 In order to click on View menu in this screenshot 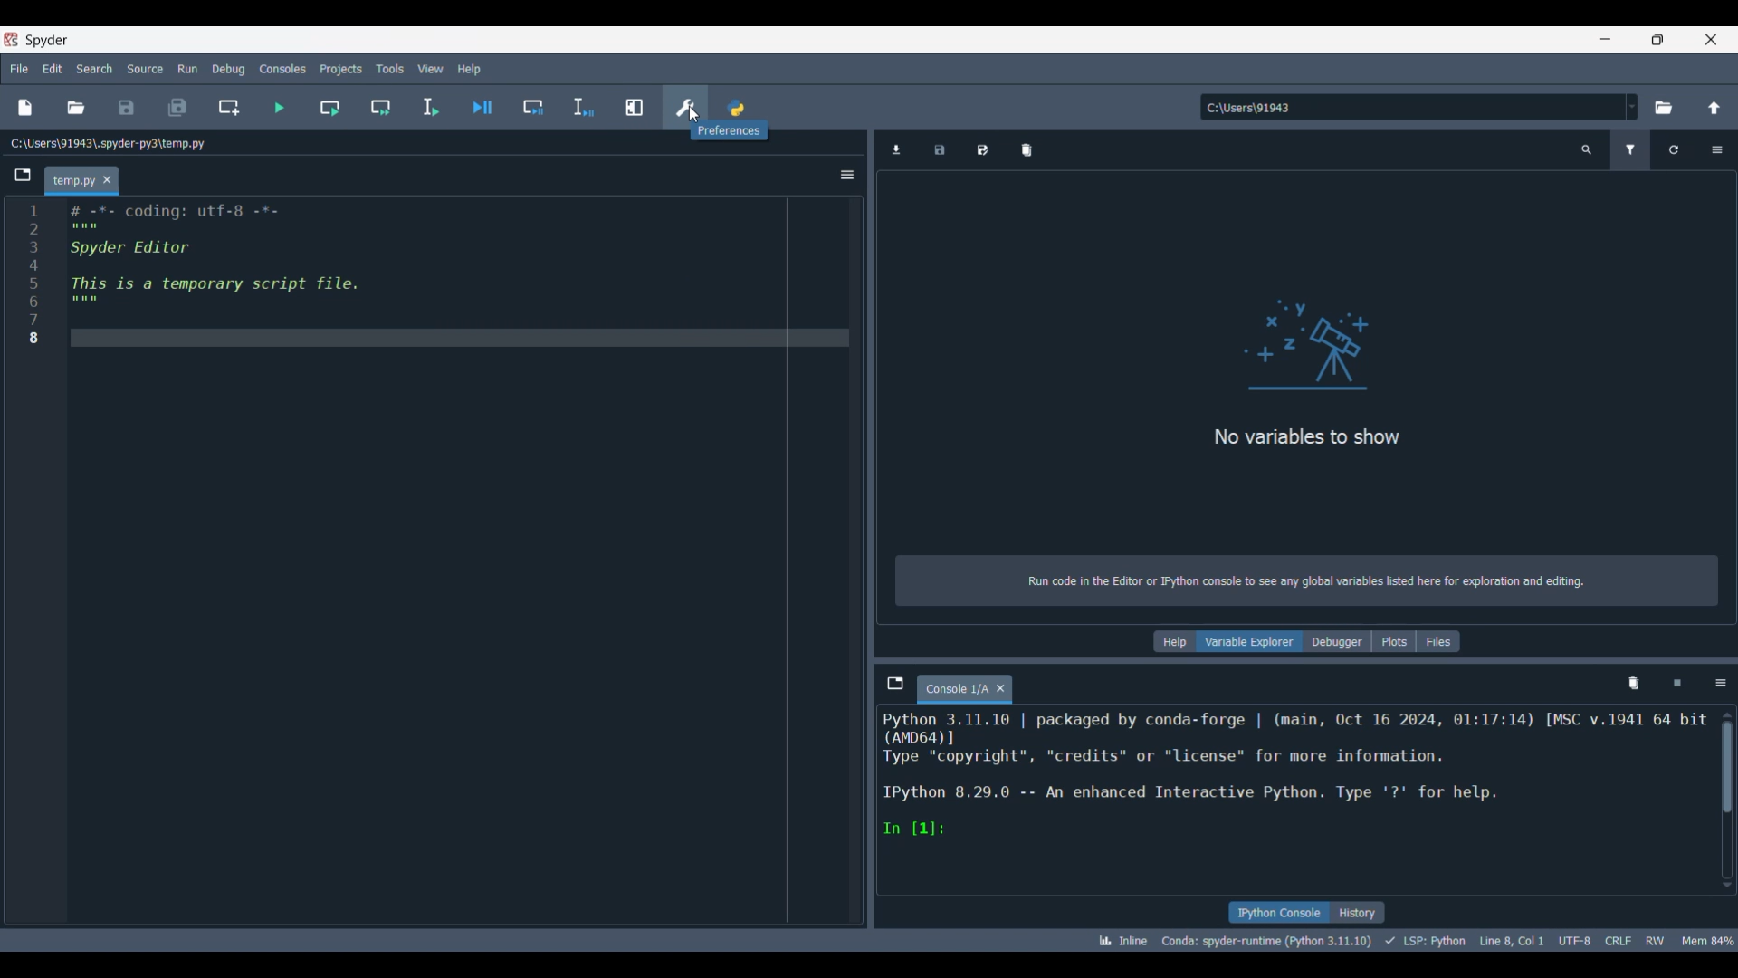, I will do `click(431, 69)`.